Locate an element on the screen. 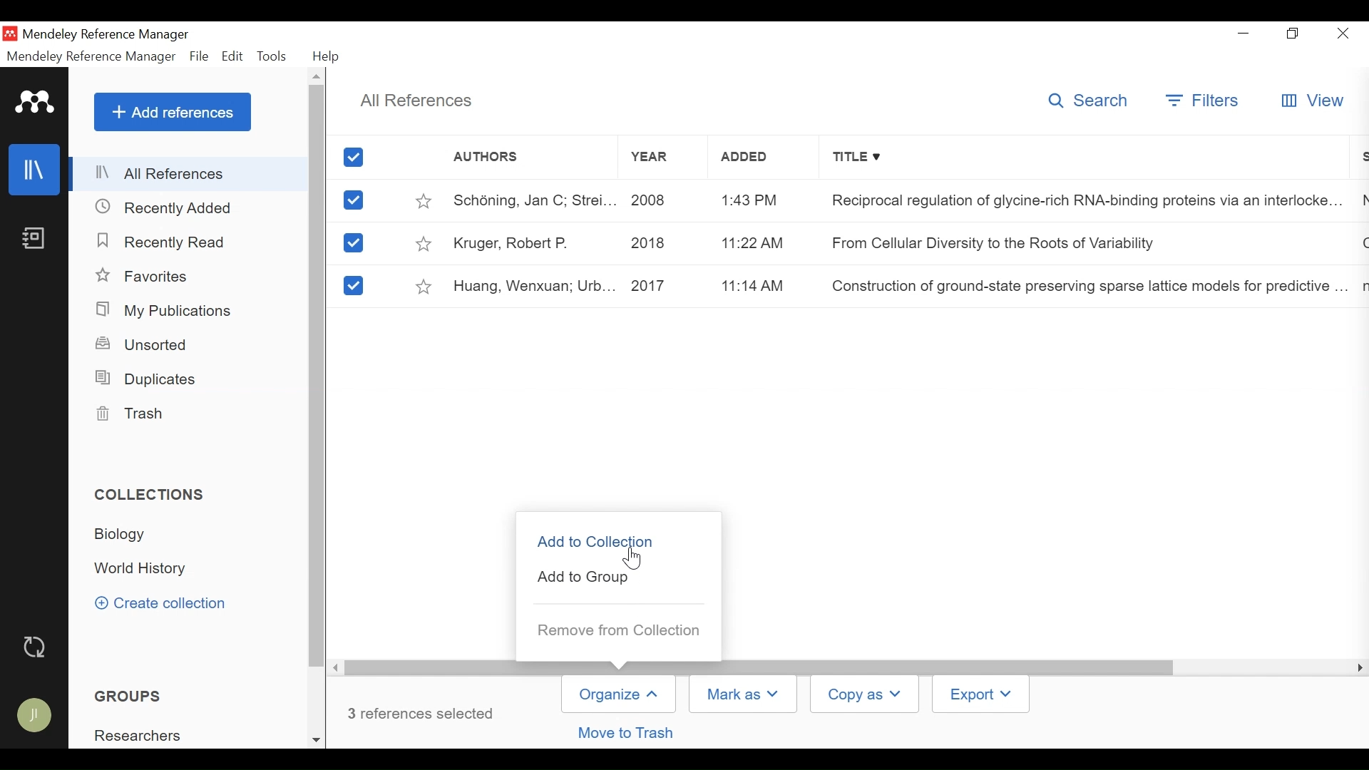 This screenshot has width=1369, height=770. Collection is located at coordinates (143, 734).